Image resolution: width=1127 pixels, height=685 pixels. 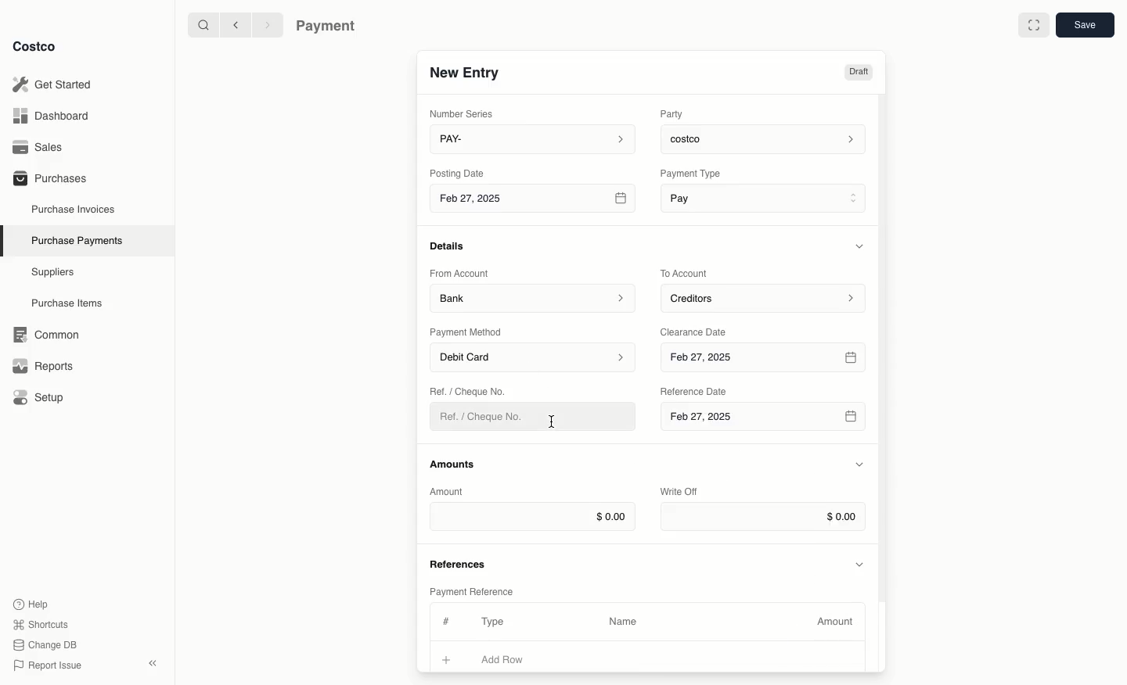 What do you see at coordinates (765, 358) in the screenshot?
I see `Feb 27, 2025` at bounding box center [765, 358].